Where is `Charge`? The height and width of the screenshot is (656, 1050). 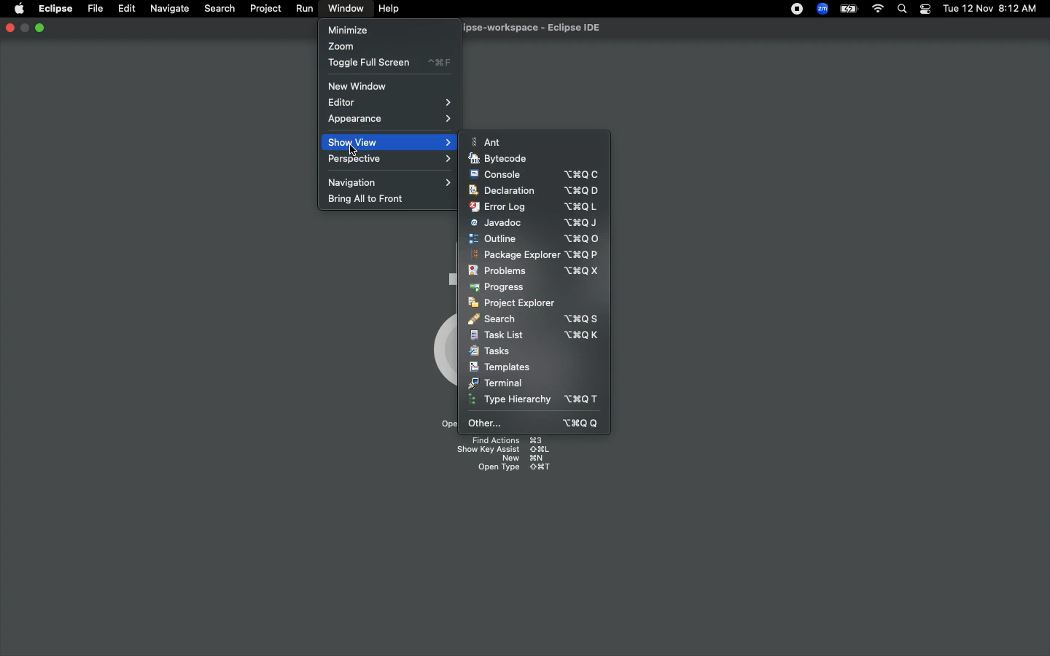 Charge is located at coordinates (846, 10).